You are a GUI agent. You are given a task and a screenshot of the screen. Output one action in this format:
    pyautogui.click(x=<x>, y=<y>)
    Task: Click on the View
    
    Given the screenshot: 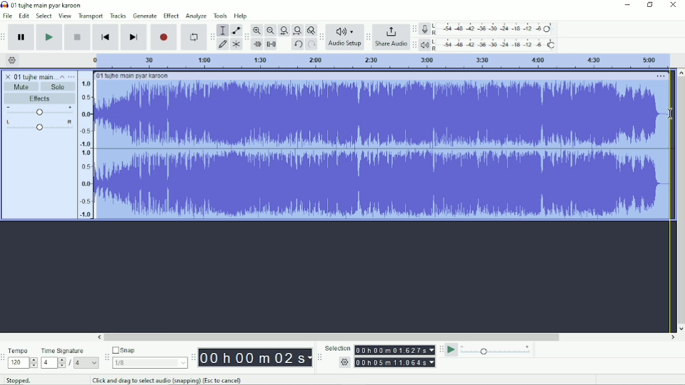 What is the action you would take?
    pyautogui.click(x=65, y=16)
    